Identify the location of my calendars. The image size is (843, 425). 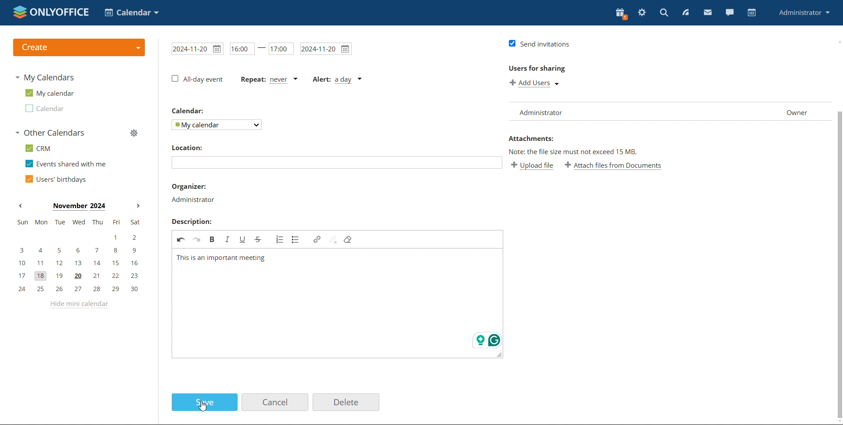
(45, 78).